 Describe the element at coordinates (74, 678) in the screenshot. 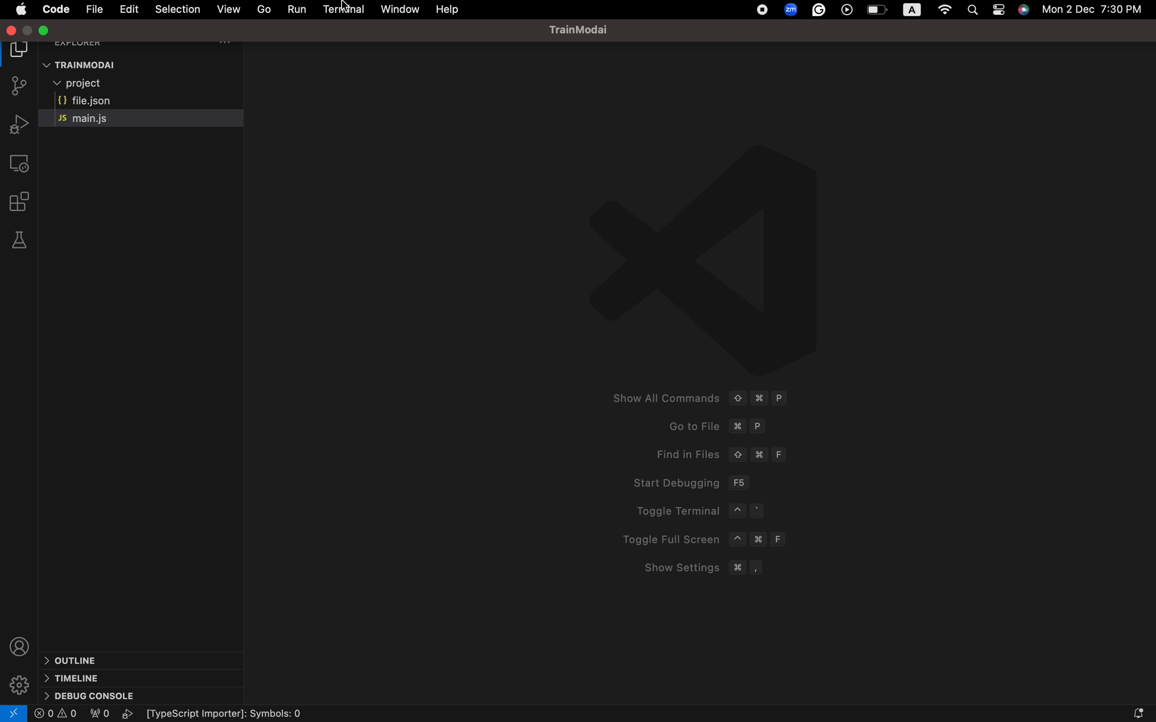

I see `` at that location.